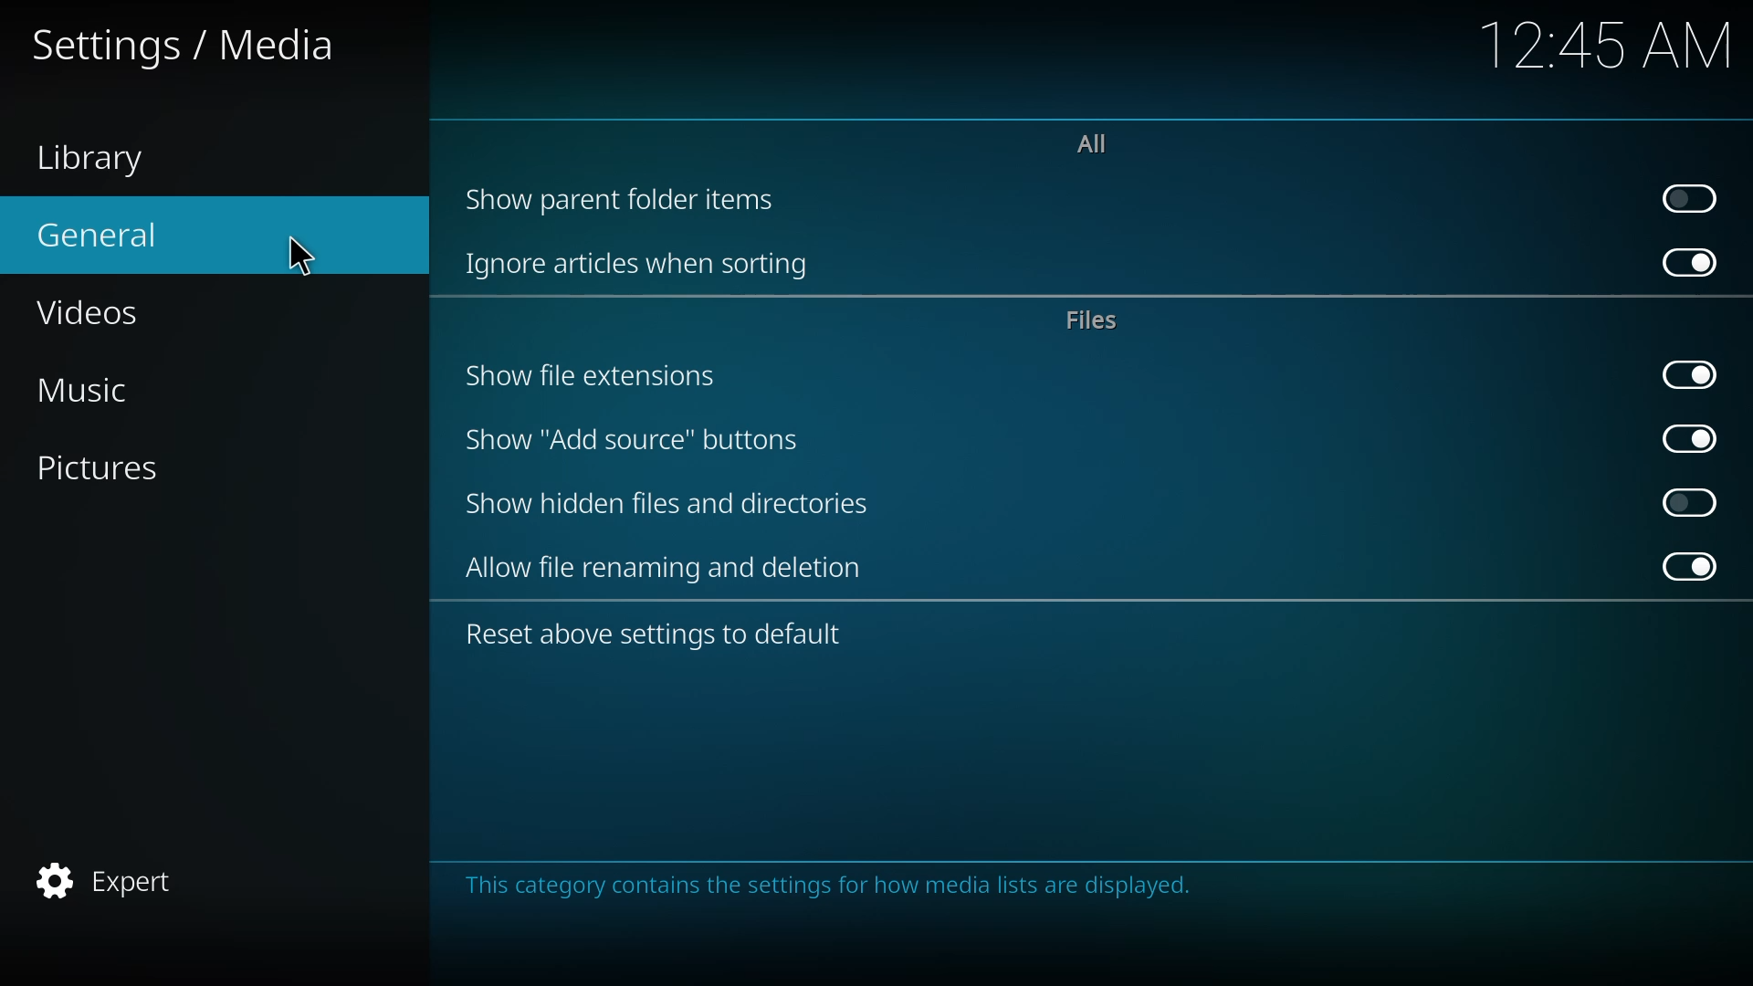  What do you see at coordinates (112, 880) in the screenshot?
I see `expert` at bounding box center [112, 880].